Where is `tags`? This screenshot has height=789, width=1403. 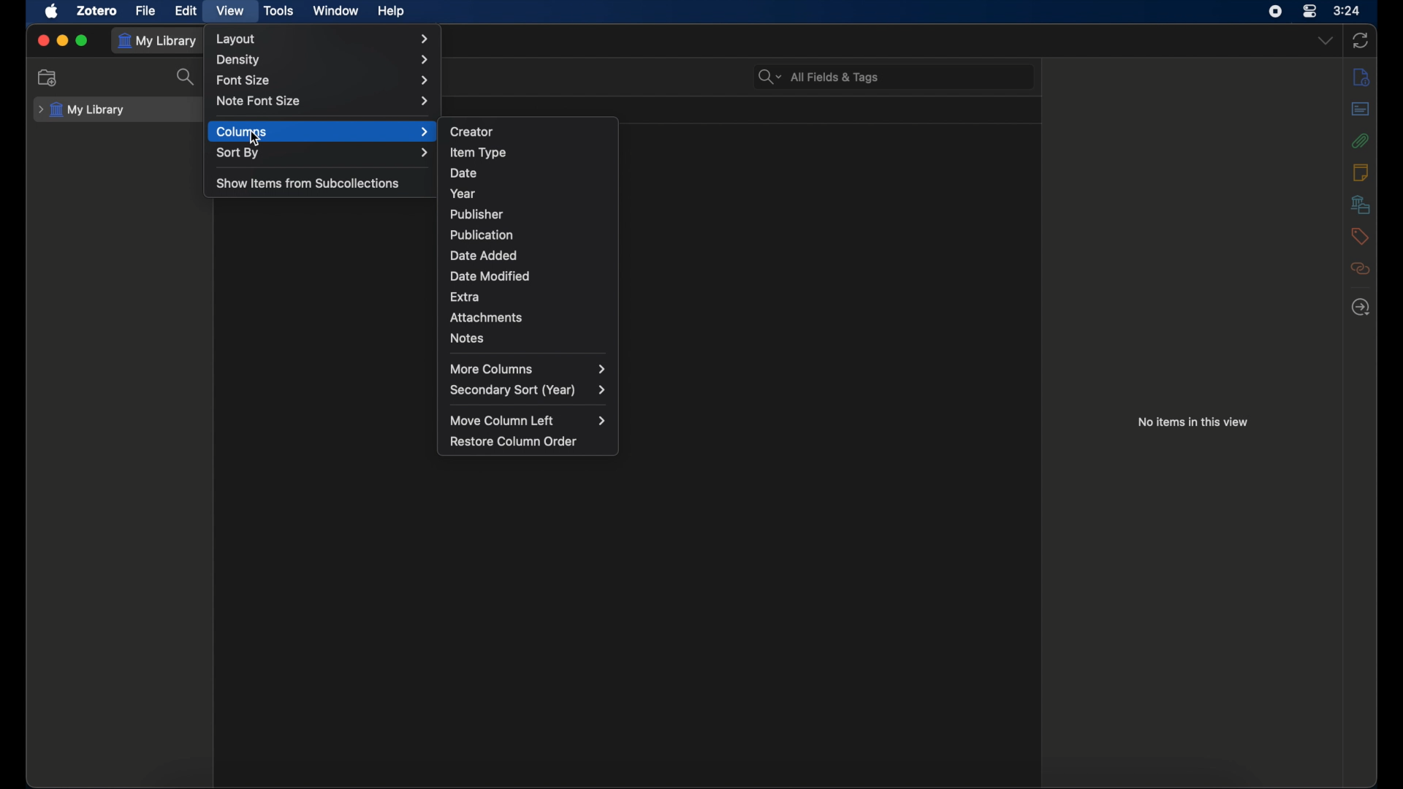
tags is located at coordinates (1358, 235).